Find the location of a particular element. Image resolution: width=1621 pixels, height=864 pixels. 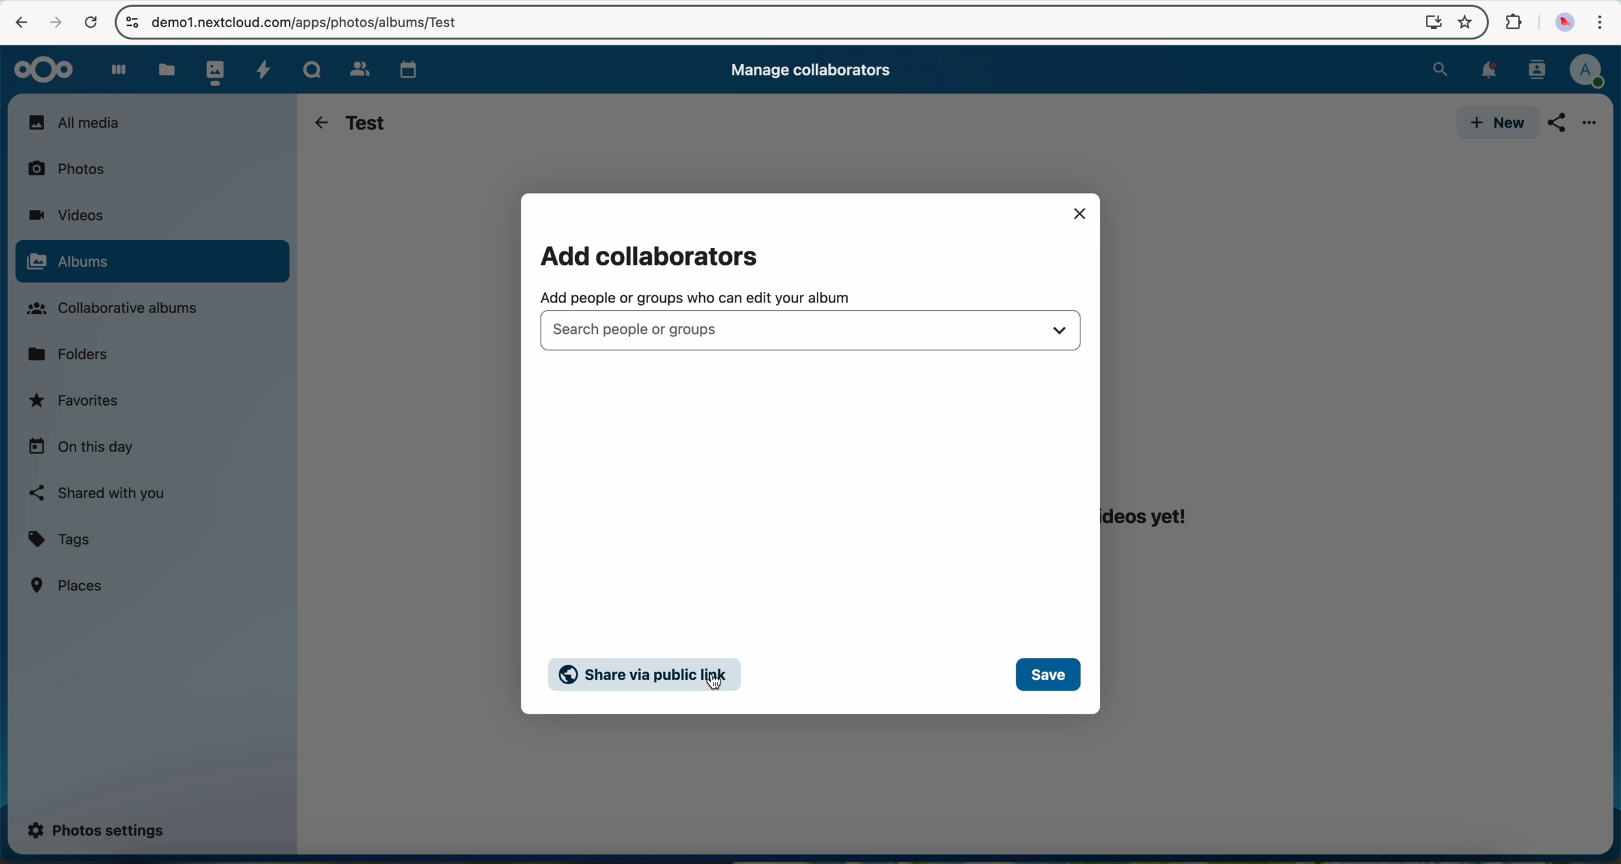

shared with you is located at coordinates (98, 493).